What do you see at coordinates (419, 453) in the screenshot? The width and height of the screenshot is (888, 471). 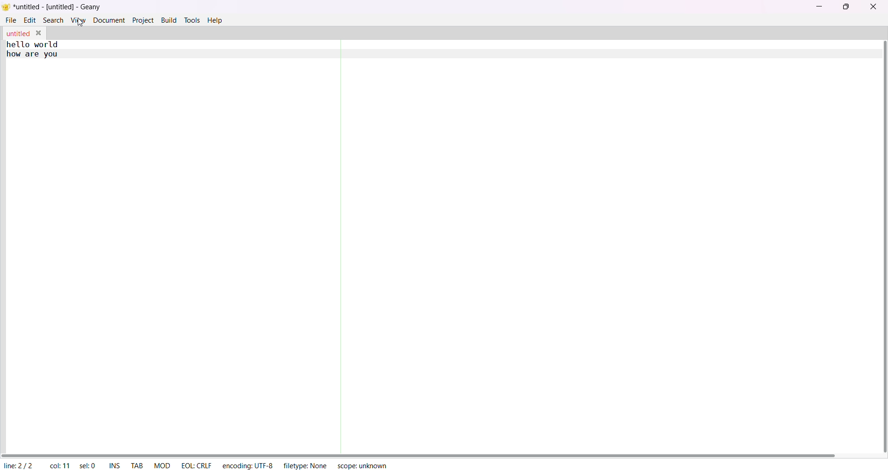 I see `horizontal scroll bar` at bounding box center [419, 453].